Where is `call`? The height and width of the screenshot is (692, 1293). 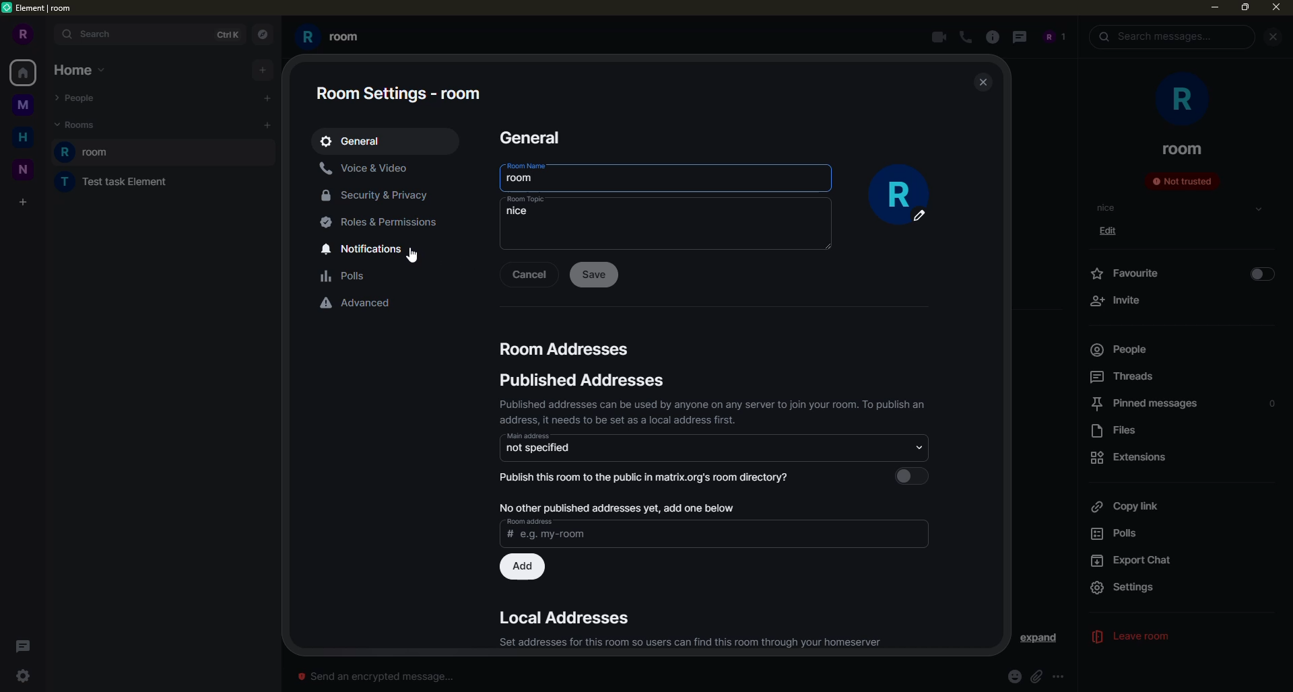
call is located at coordinates (967, 38).